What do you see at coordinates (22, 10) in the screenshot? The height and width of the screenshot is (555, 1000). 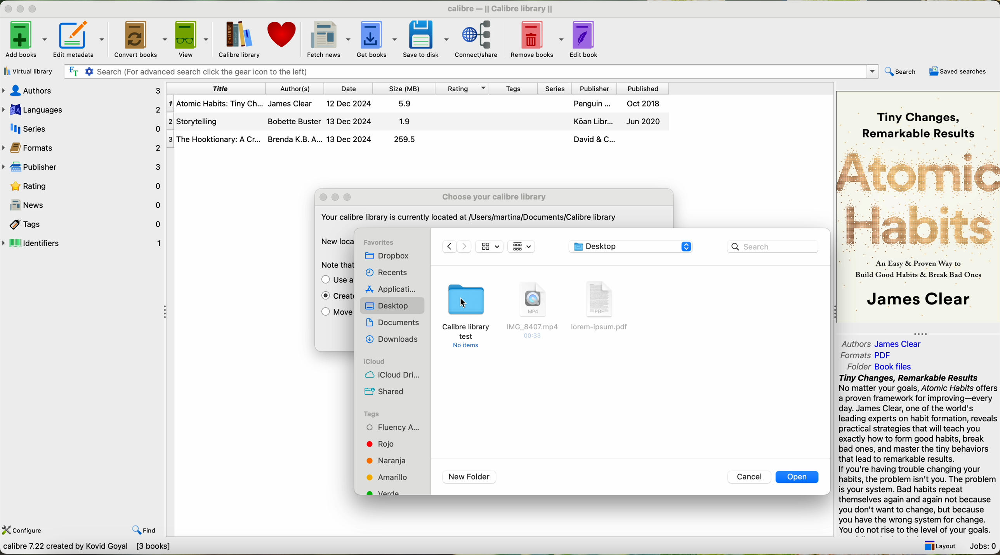 I see `minimize program` at bounding box center [22, 10].